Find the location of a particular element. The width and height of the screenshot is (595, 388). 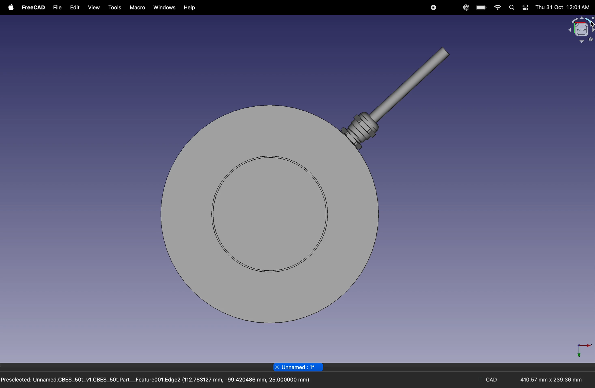

axis is located at coordinates (583, 350).